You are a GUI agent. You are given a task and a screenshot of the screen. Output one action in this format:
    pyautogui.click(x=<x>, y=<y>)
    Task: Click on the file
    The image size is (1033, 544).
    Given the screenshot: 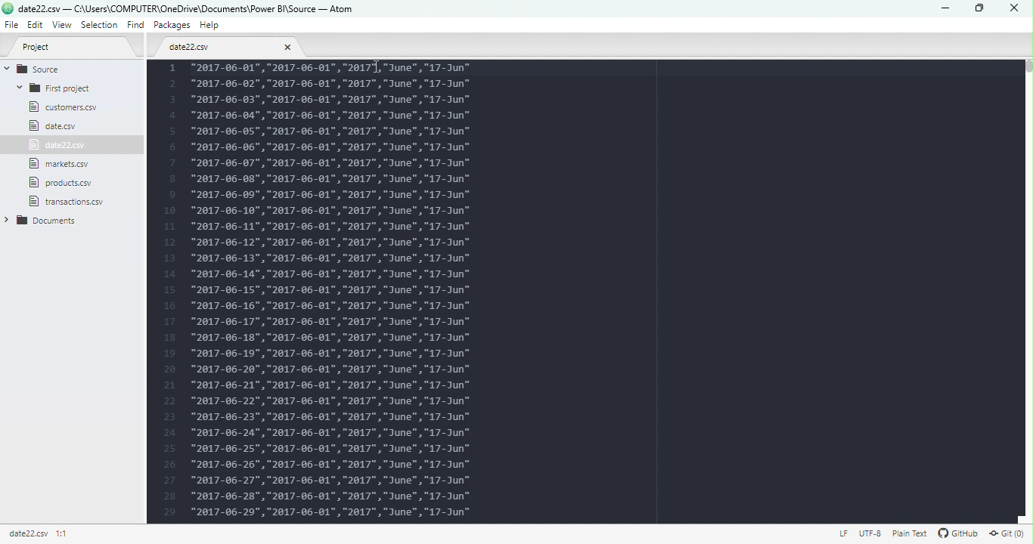 What is the action you would take?
    pyautogui.click(x=227, y=46)
    